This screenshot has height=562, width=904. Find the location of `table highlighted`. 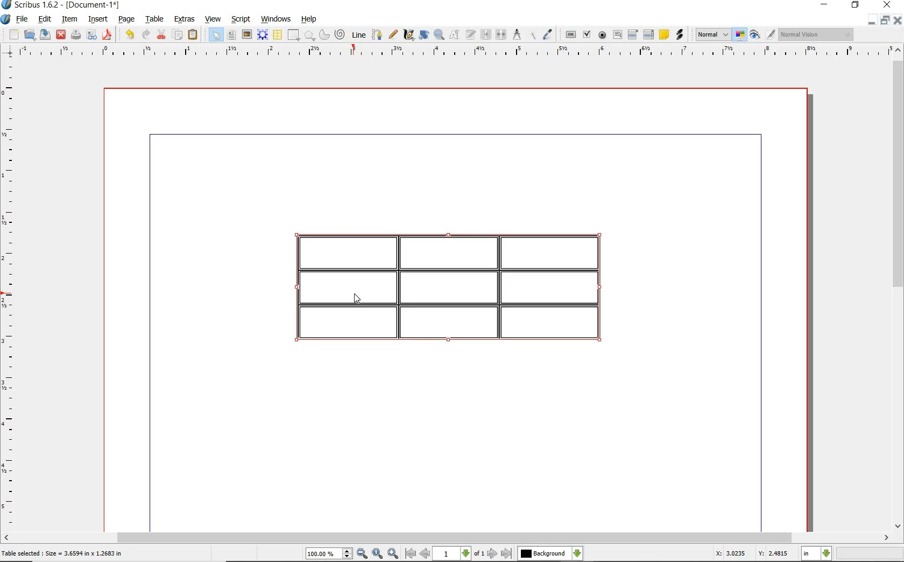

table highlighted is located at coordinates (459, 286).